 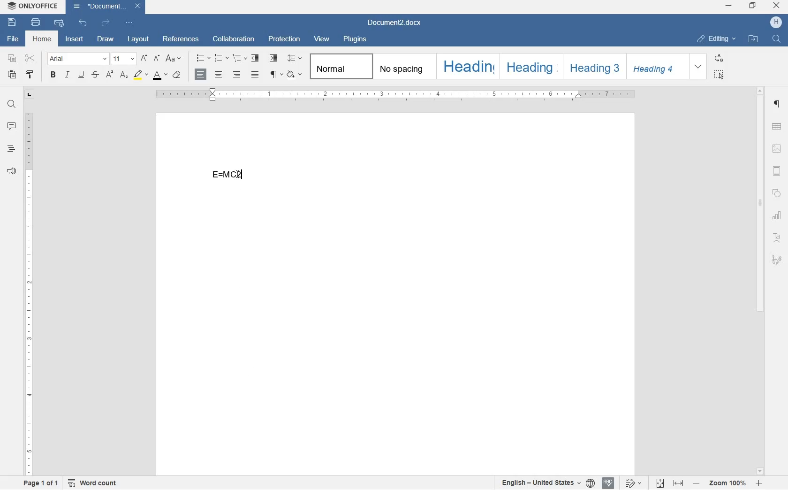 I want to click on bold, so click(x=53, y=74).